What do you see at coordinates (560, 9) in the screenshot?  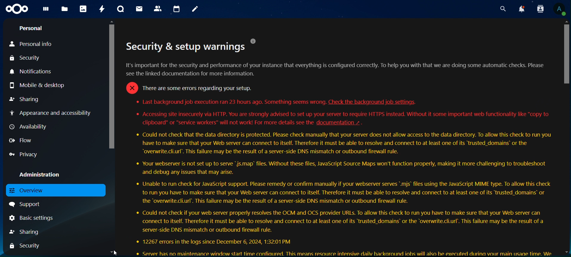 I see `View Profile` at bounding box center [560, 9].